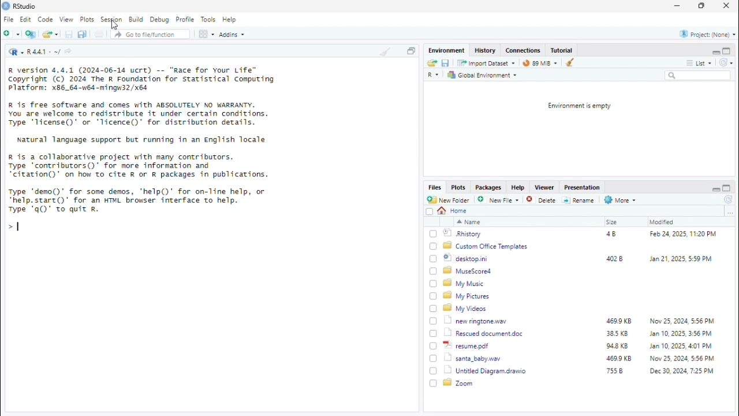  What do you see at coordinates (524, 50) in the screenshot?
I see `Connections` at bounding box center [524, 50].